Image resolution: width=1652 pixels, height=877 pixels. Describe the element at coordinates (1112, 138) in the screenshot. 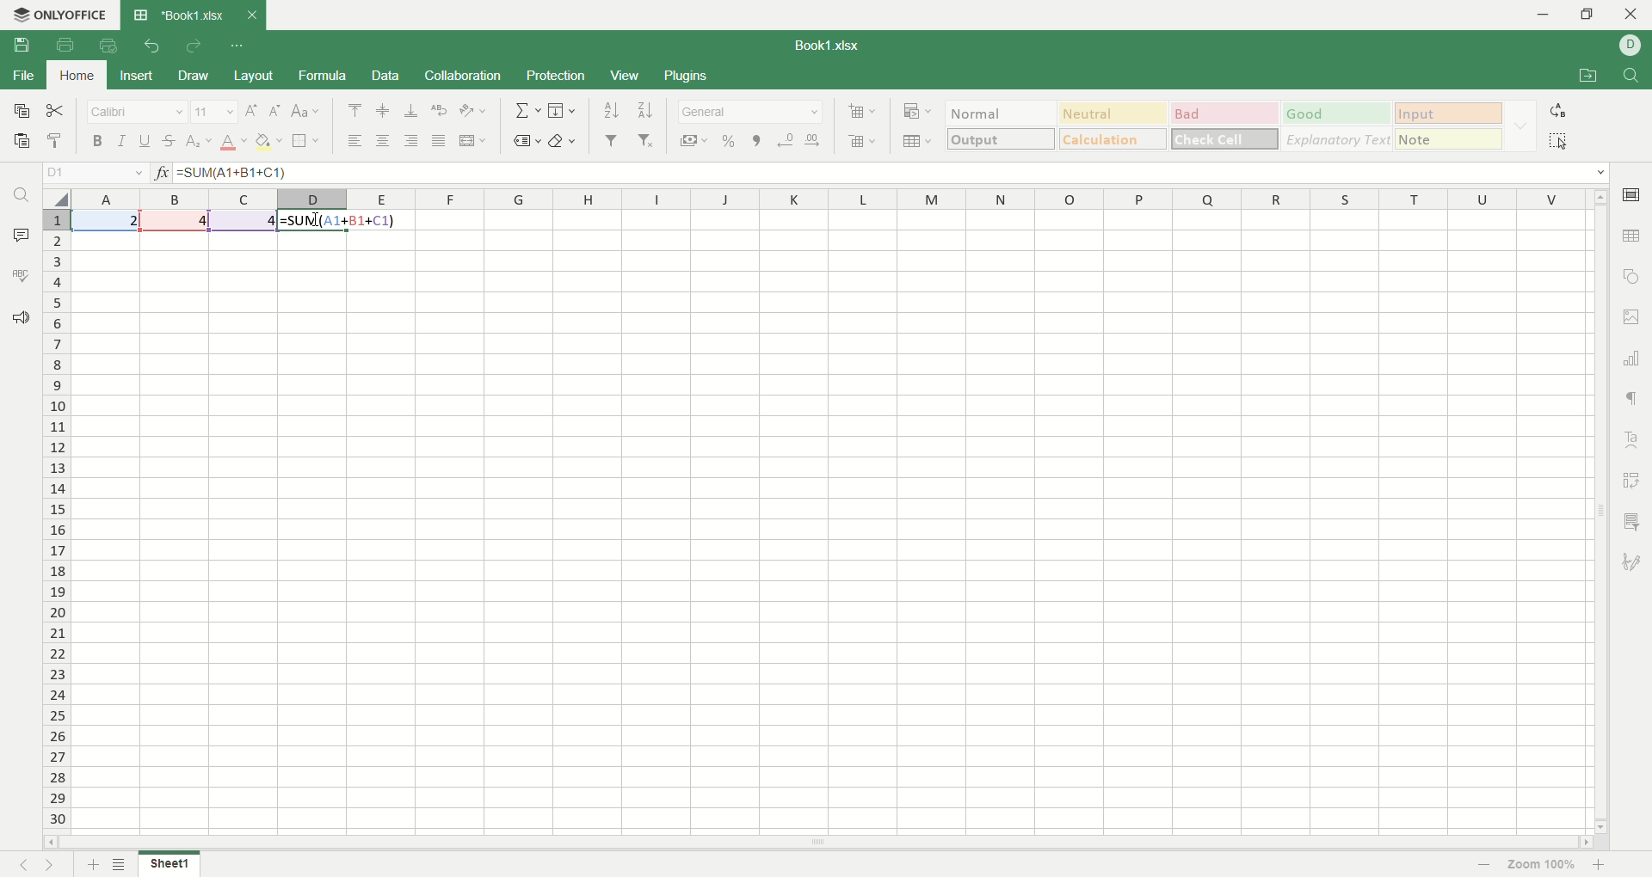

I see `calculation` at that location.